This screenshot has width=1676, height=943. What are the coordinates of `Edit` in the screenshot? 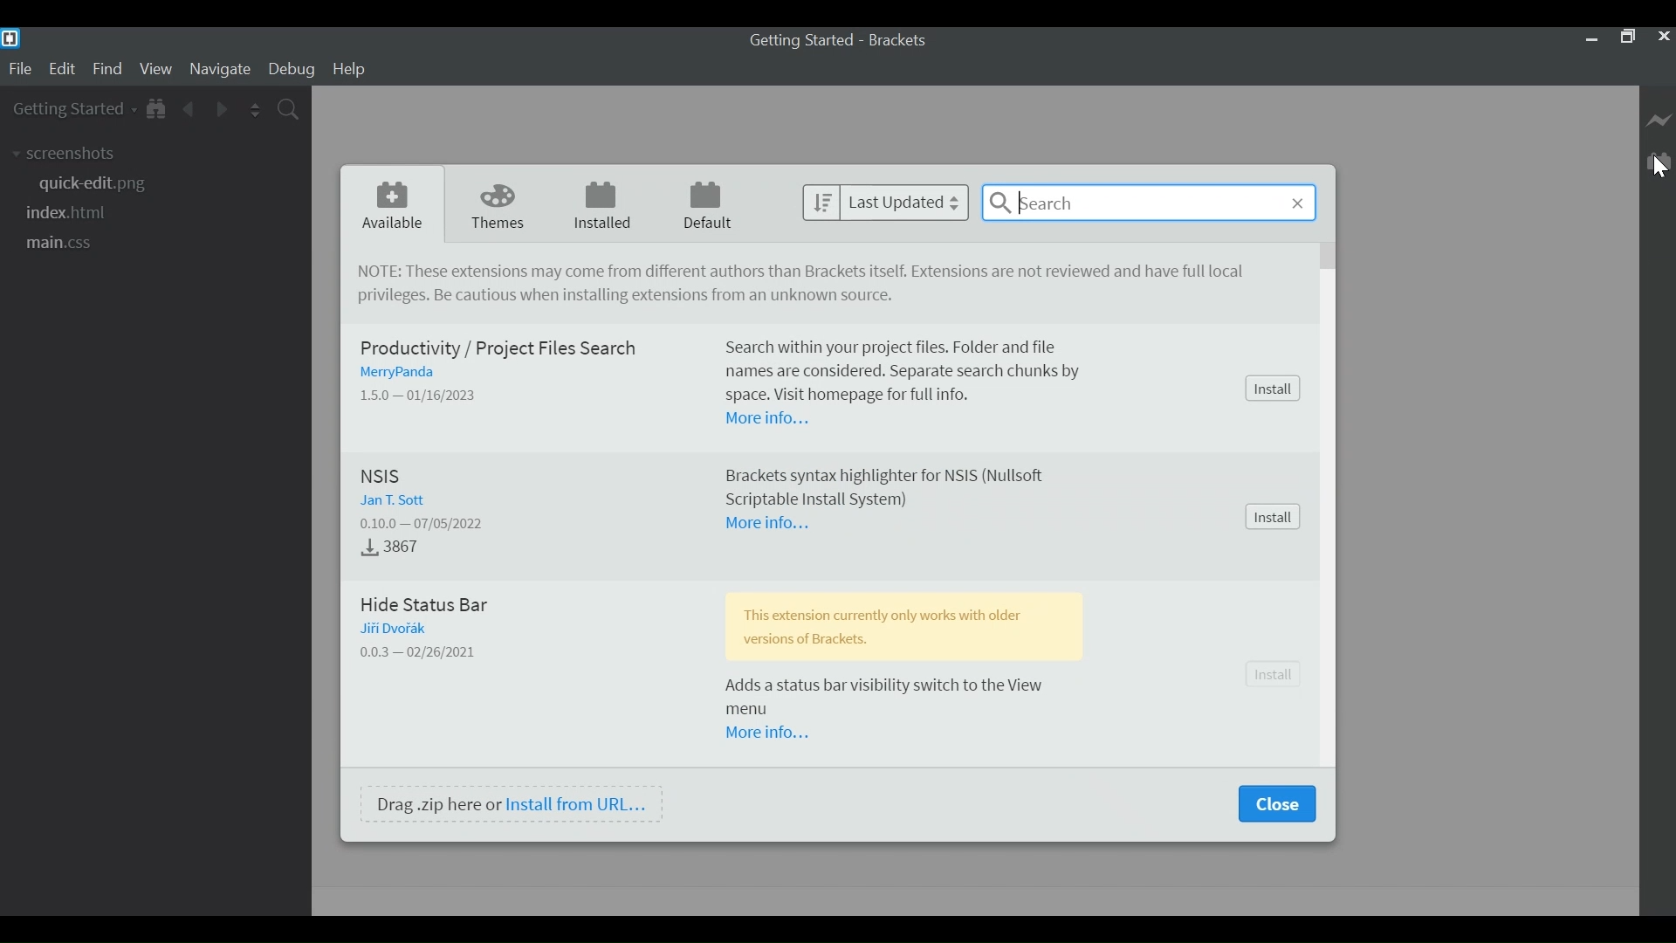 It's located at (64, 70).